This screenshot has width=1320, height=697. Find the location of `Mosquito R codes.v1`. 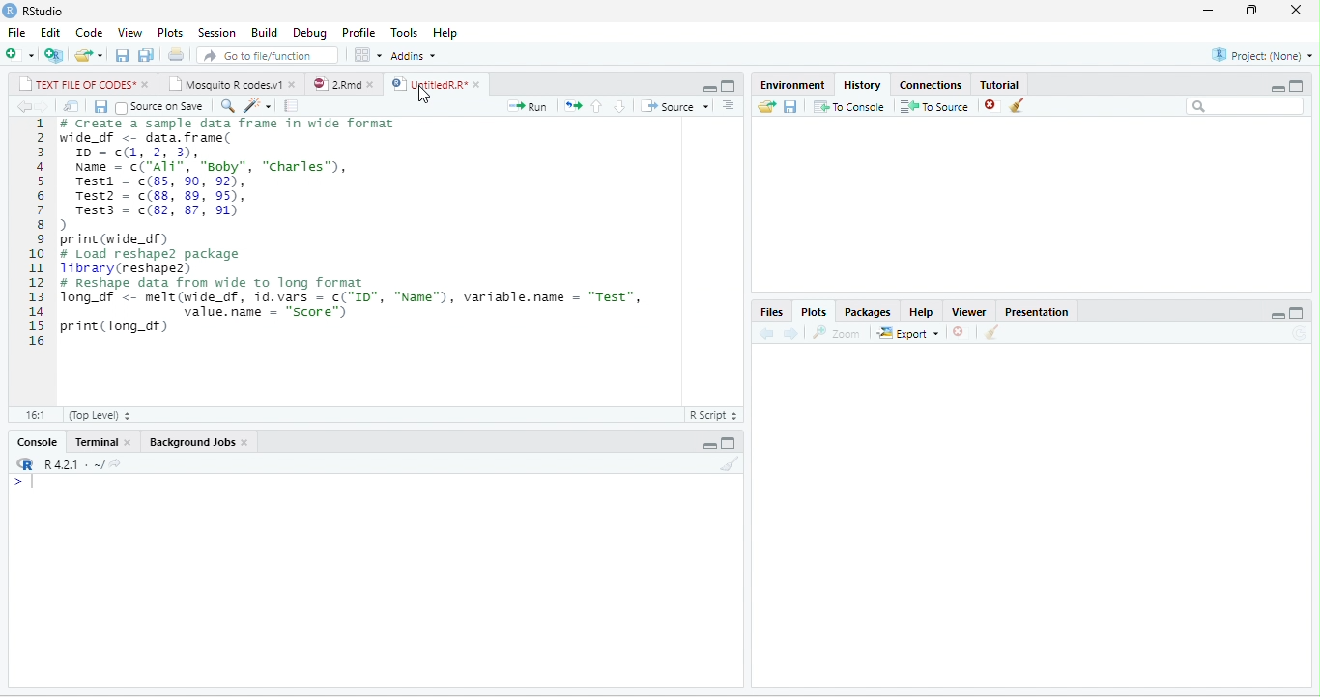

Mosquito R codes.v1 is located at coordinates (224, 83).